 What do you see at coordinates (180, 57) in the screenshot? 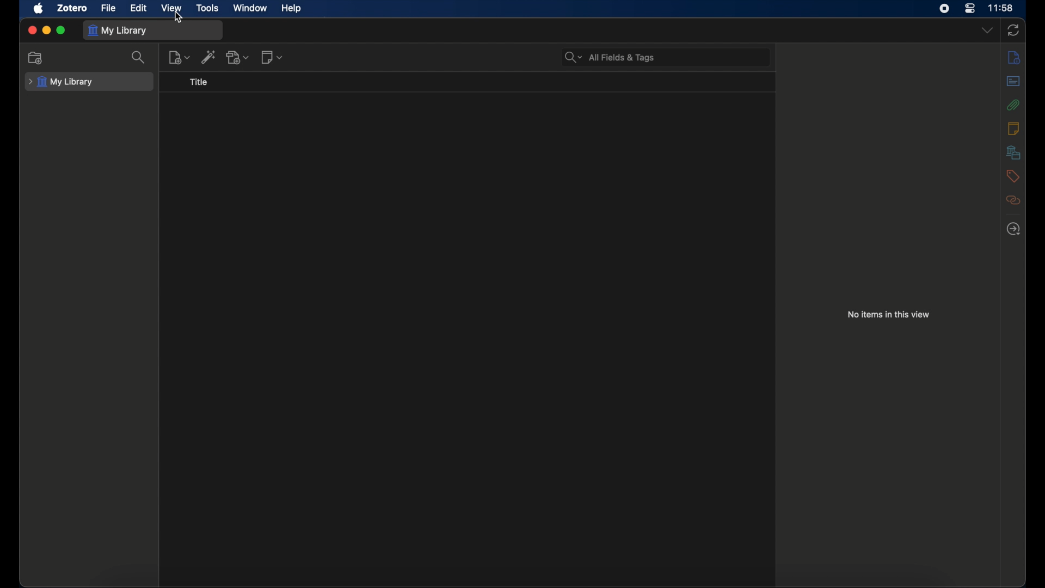
I see `new item` at bounding box center [180, 57].